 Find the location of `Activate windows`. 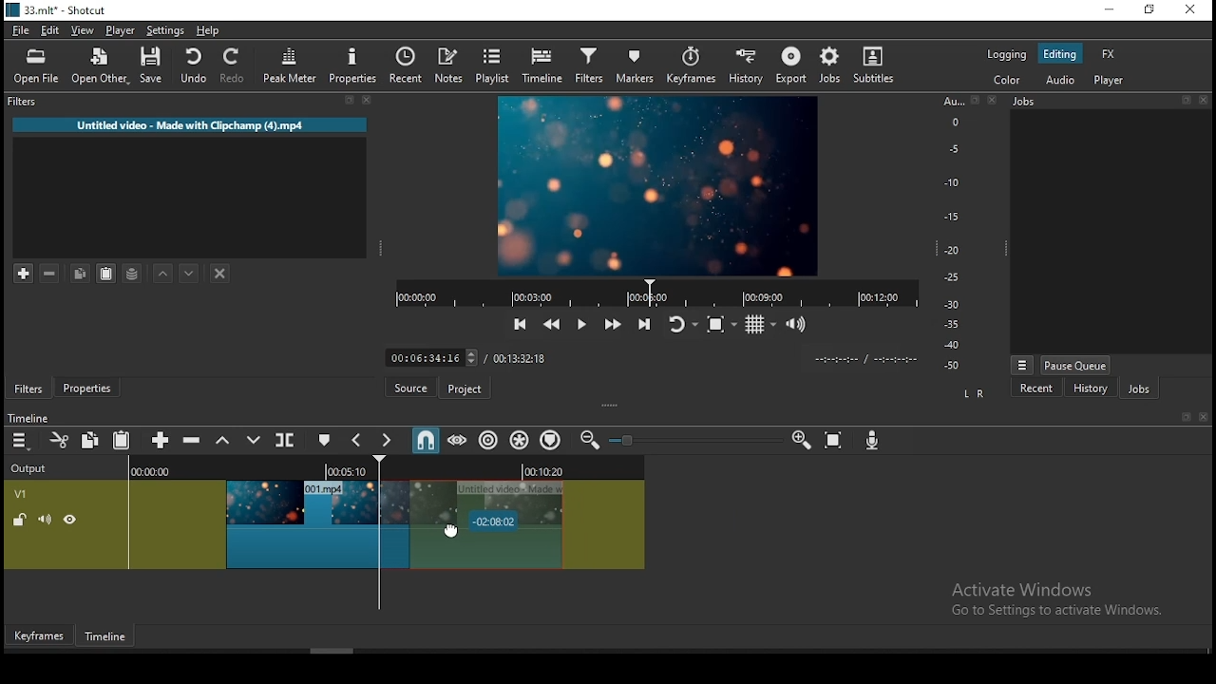

Activate windows is located at coordinates (1066, 598).